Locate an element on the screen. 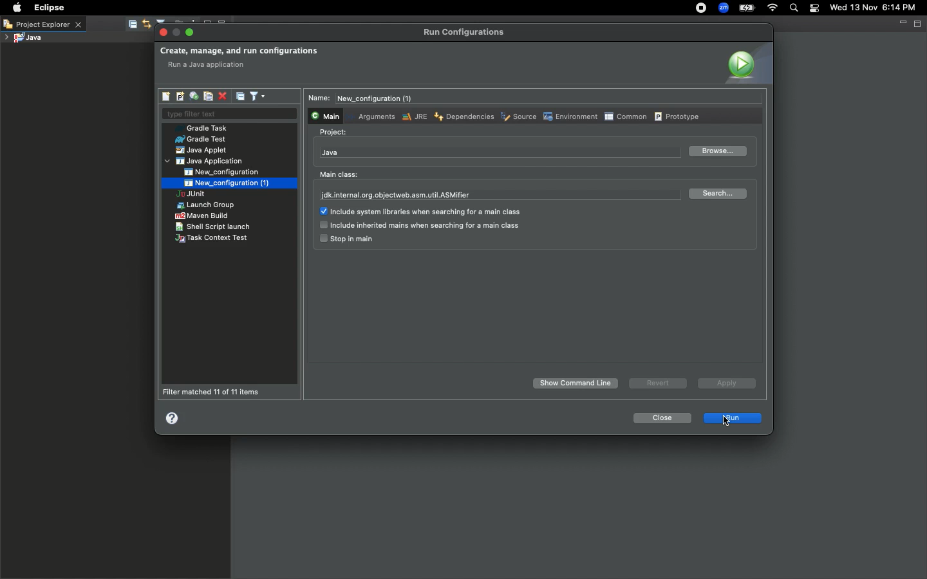 This screenshot has width=927, height=579. Internet is located at coordinates (771, 9).